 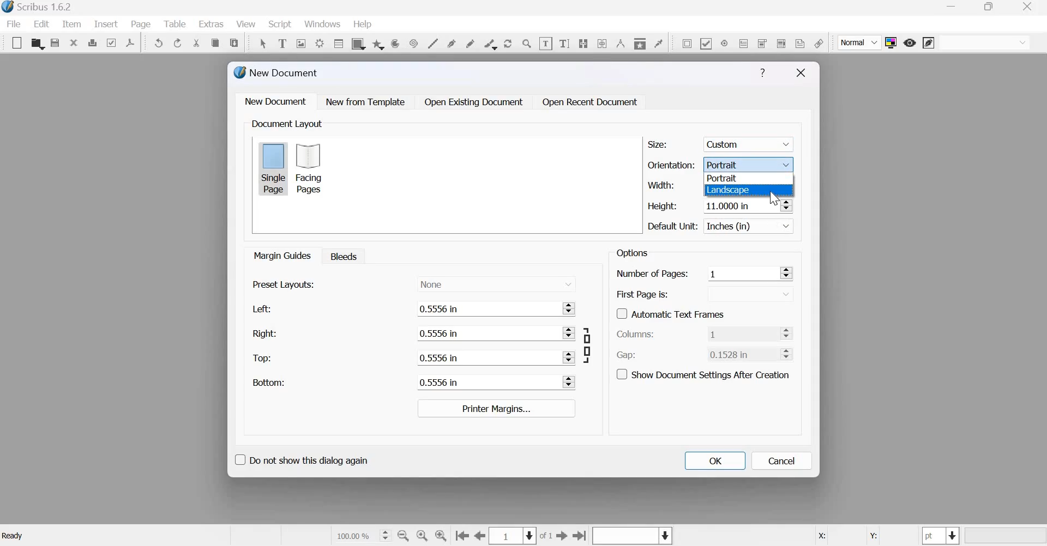 What do you see at coordinates (341, 256) in the screenshot?
I see `Bleeds` at bounding box center [341, 256].